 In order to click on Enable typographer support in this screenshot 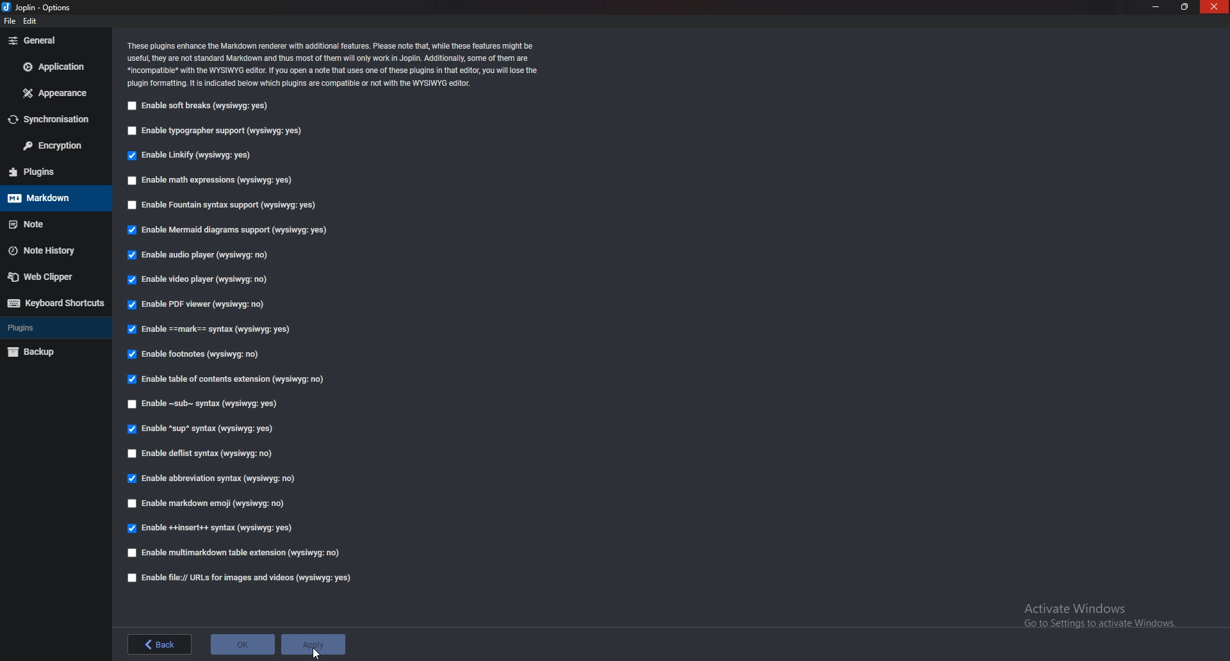, I will do `click(219, 130)`.